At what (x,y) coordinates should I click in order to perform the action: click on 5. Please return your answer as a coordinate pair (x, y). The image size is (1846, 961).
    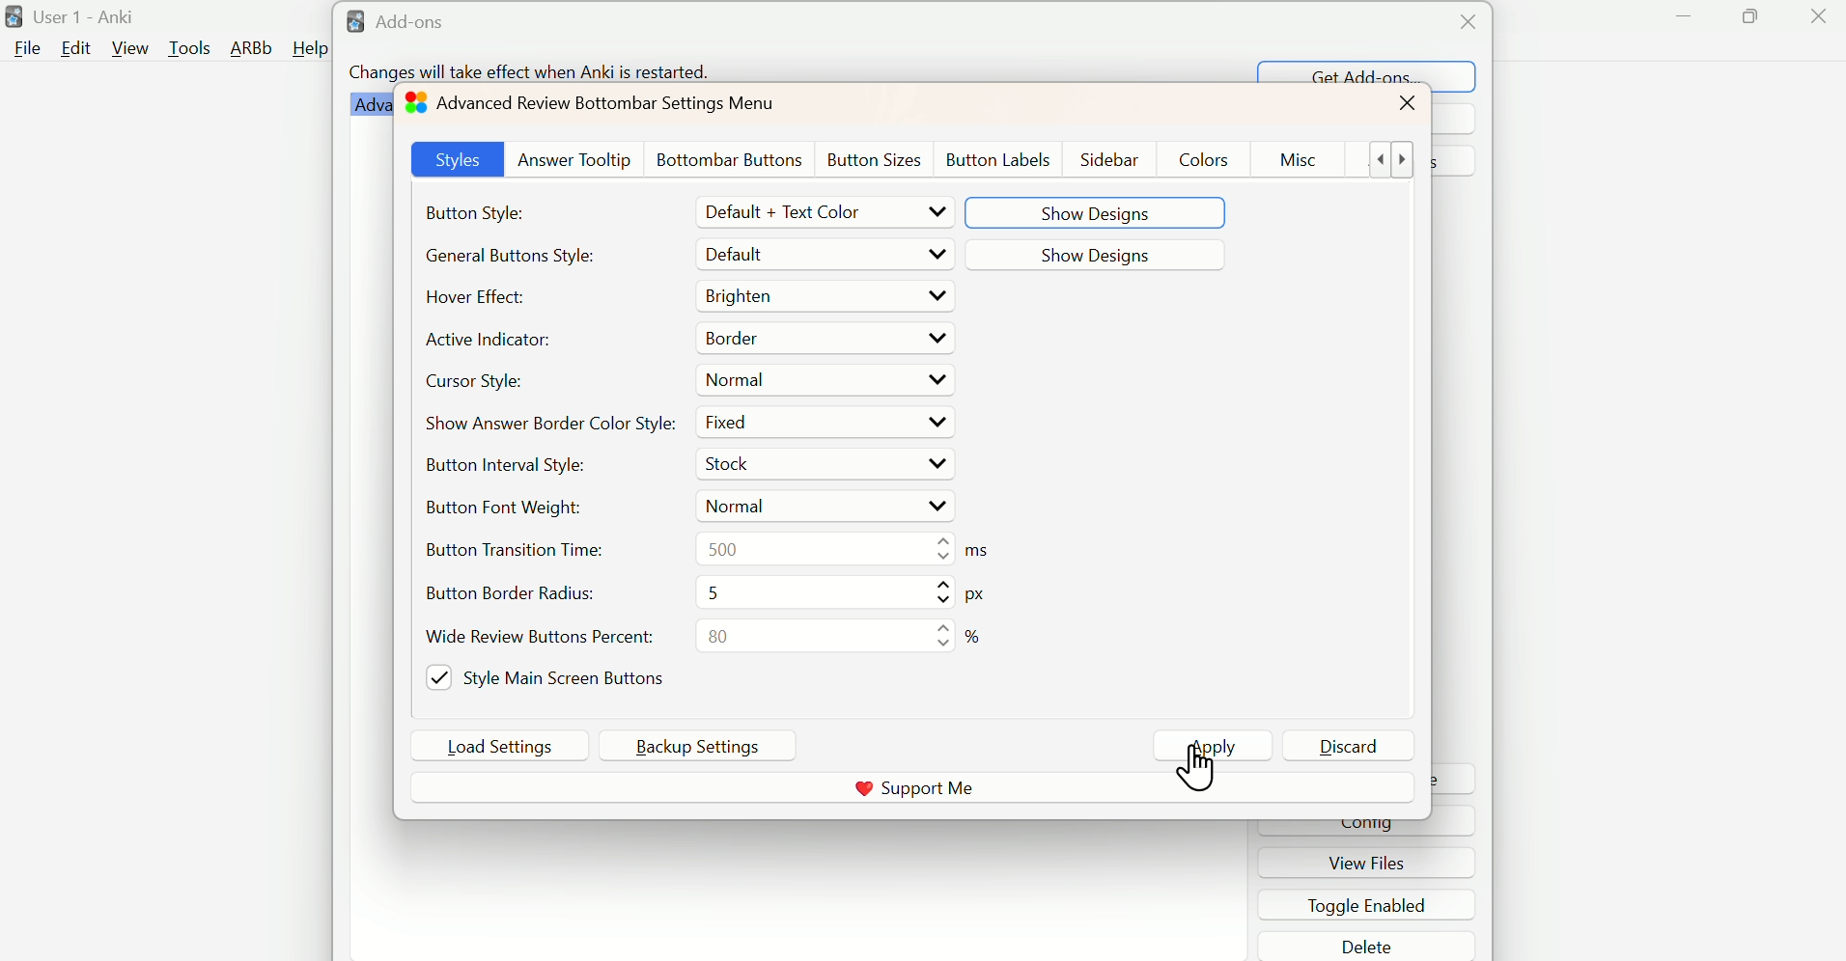
    Looking at the image, I should click on (741, 591).